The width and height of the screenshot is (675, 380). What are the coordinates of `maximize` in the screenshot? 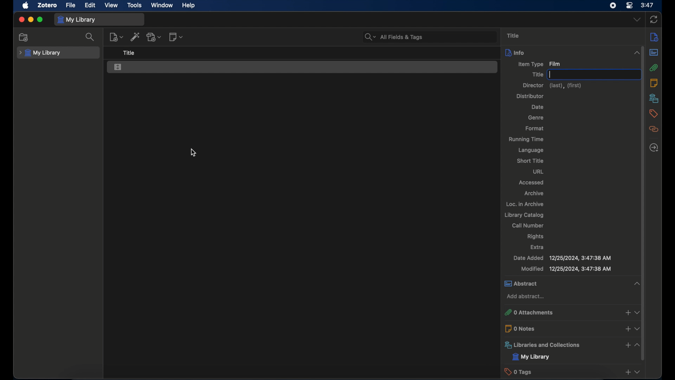 It's located at (40, 20).